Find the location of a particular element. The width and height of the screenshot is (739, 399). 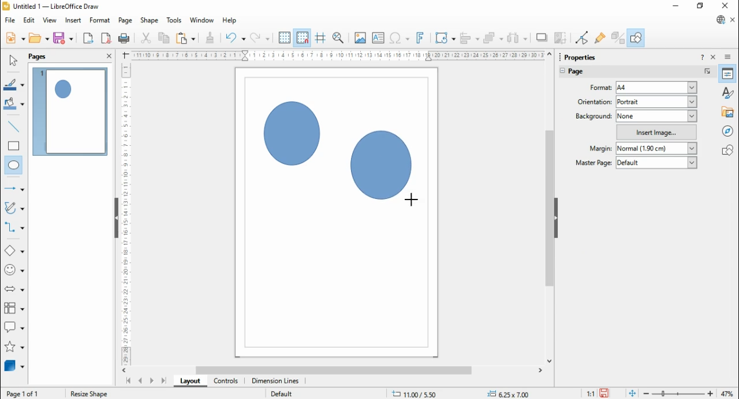

properties is located at coordinates (585, 56).